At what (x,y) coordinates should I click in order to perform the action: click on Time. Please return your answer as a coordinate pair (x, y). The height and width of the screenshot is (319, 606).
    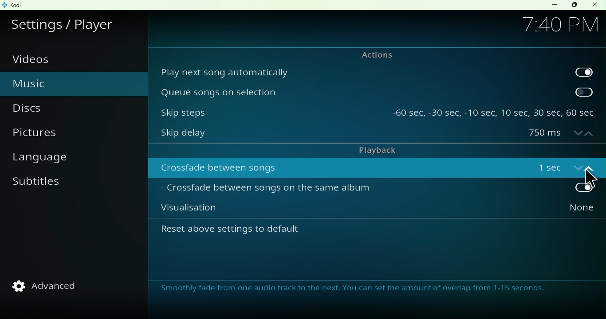
    Looking at the image, I should click on (560, 23).